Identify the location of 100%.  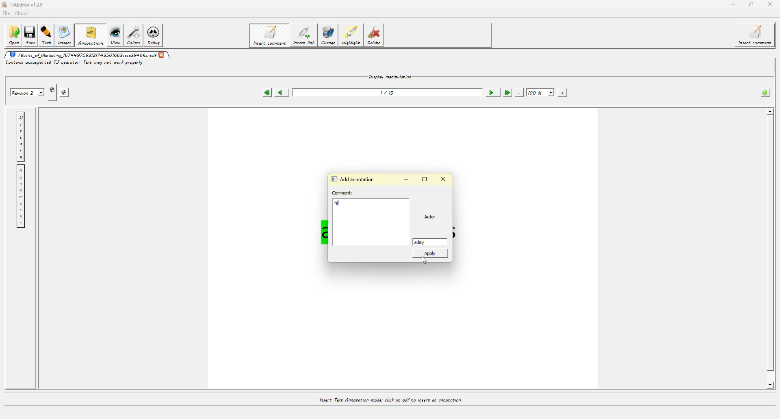
(541, 93).